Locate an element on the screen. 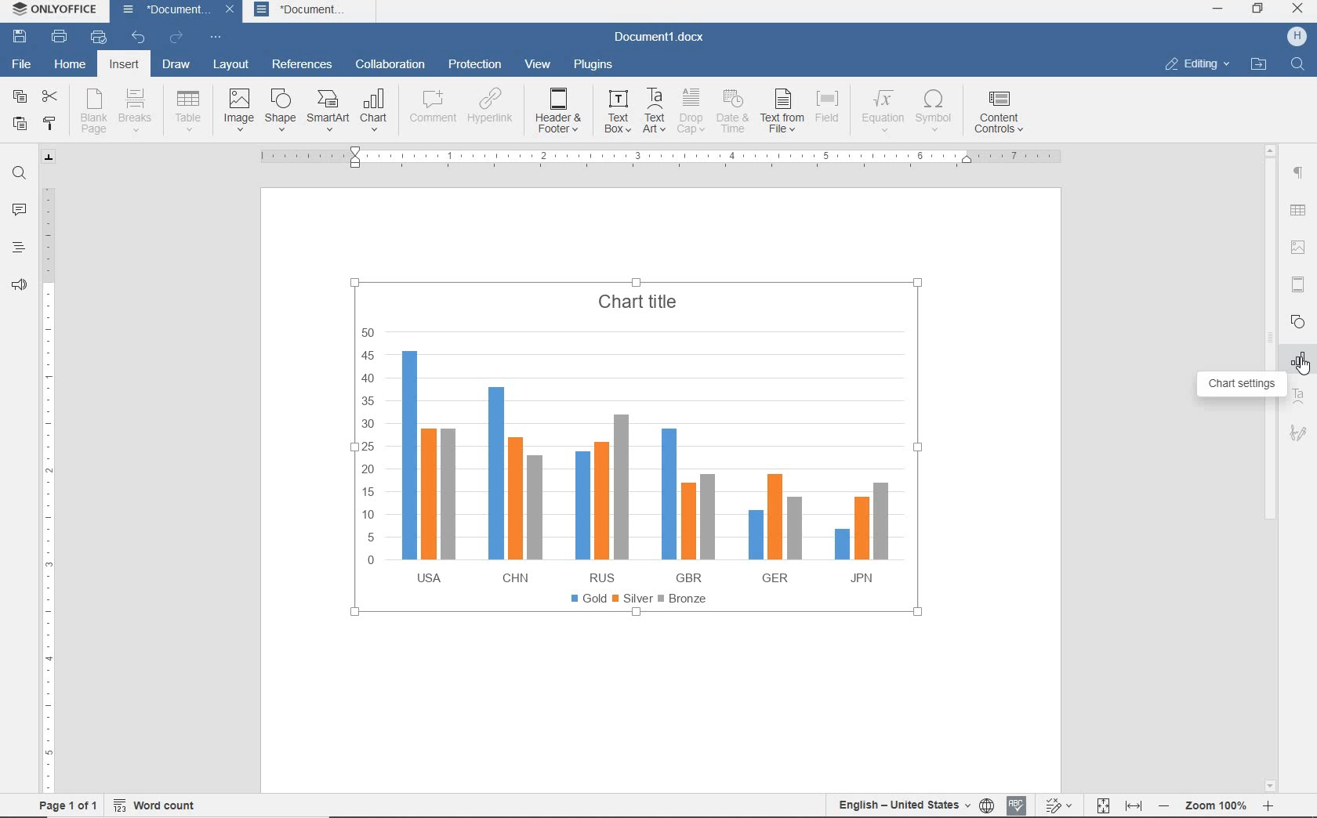  view is located at coordinates (539, 63).